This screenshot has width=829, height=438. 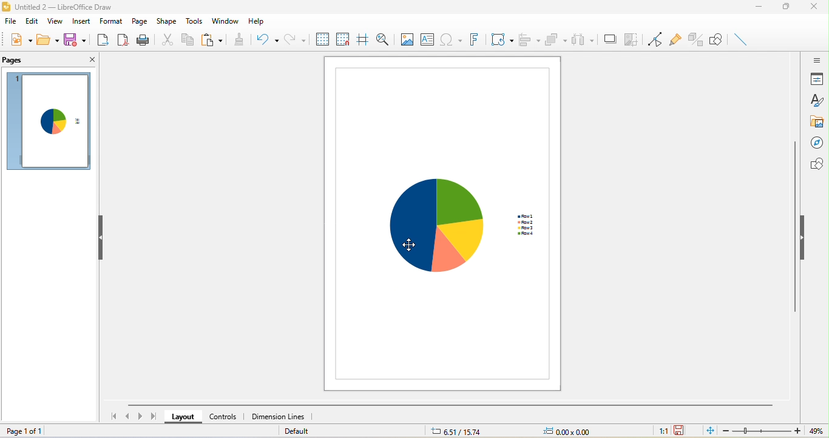 I want to click on tools, so click(x=195, y=22).